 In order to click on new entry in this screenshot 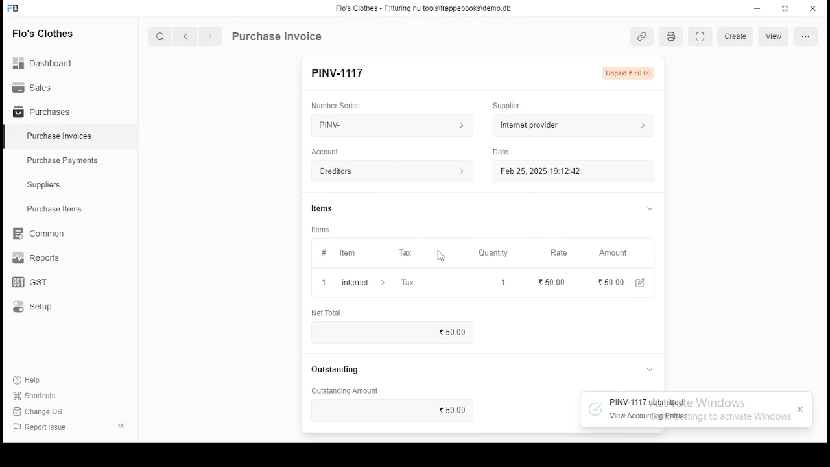, I will do `click(337, 73)`.